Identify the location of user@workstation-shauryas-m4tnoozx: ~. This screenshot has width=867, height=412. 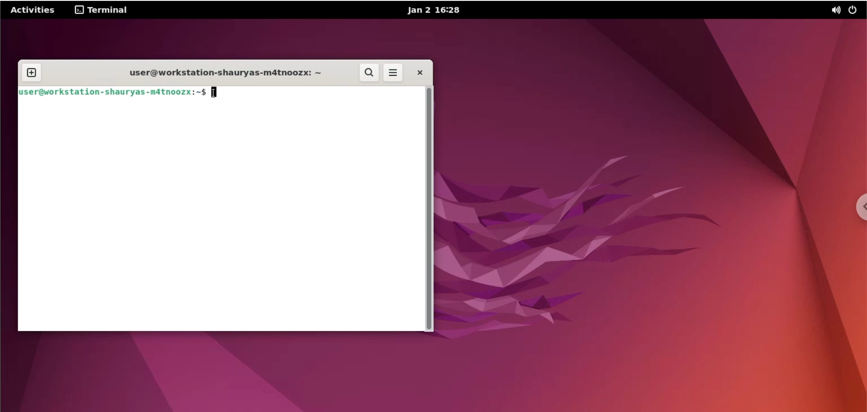
(218, 71).